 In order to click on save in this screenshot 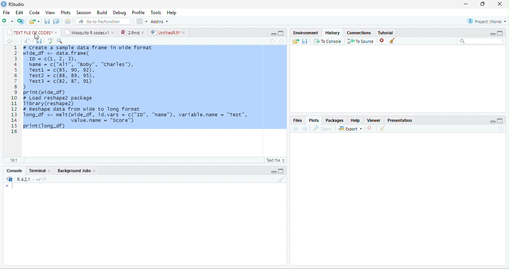, I will do `click(305, 41)`.